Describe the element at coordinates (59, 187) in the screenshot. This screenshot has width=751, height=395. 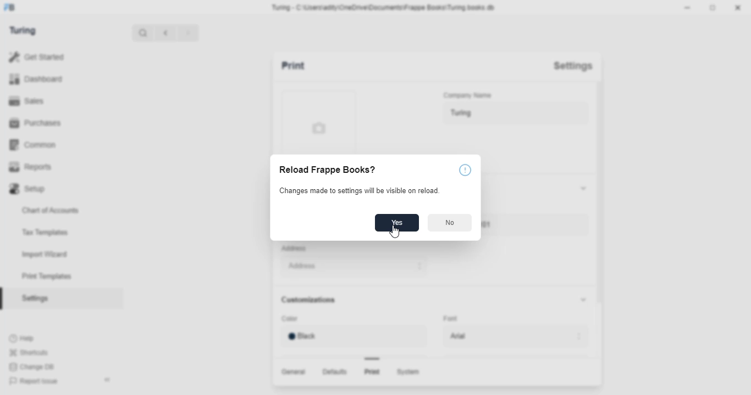
I see `Setup` at that location.